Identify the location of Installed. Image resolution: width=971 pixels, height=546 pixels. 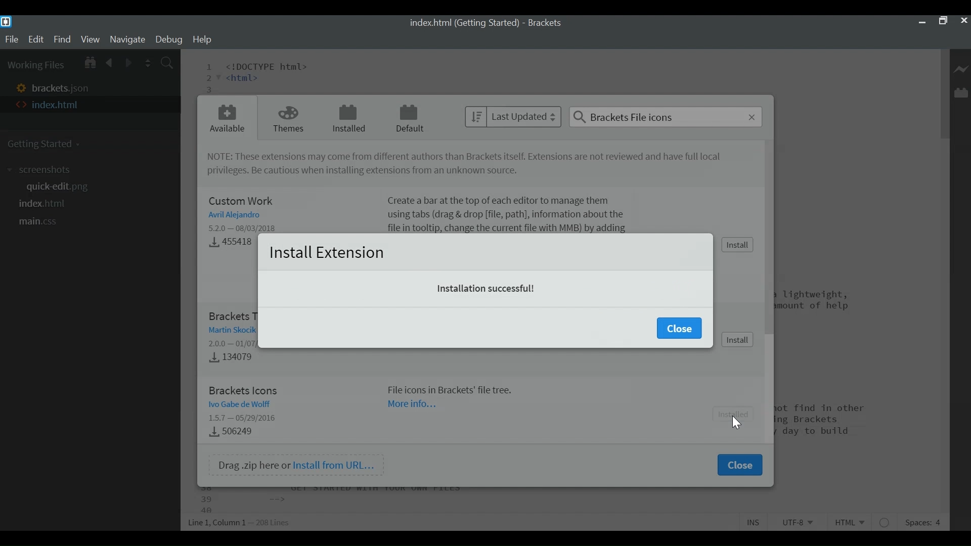
(348, 119).